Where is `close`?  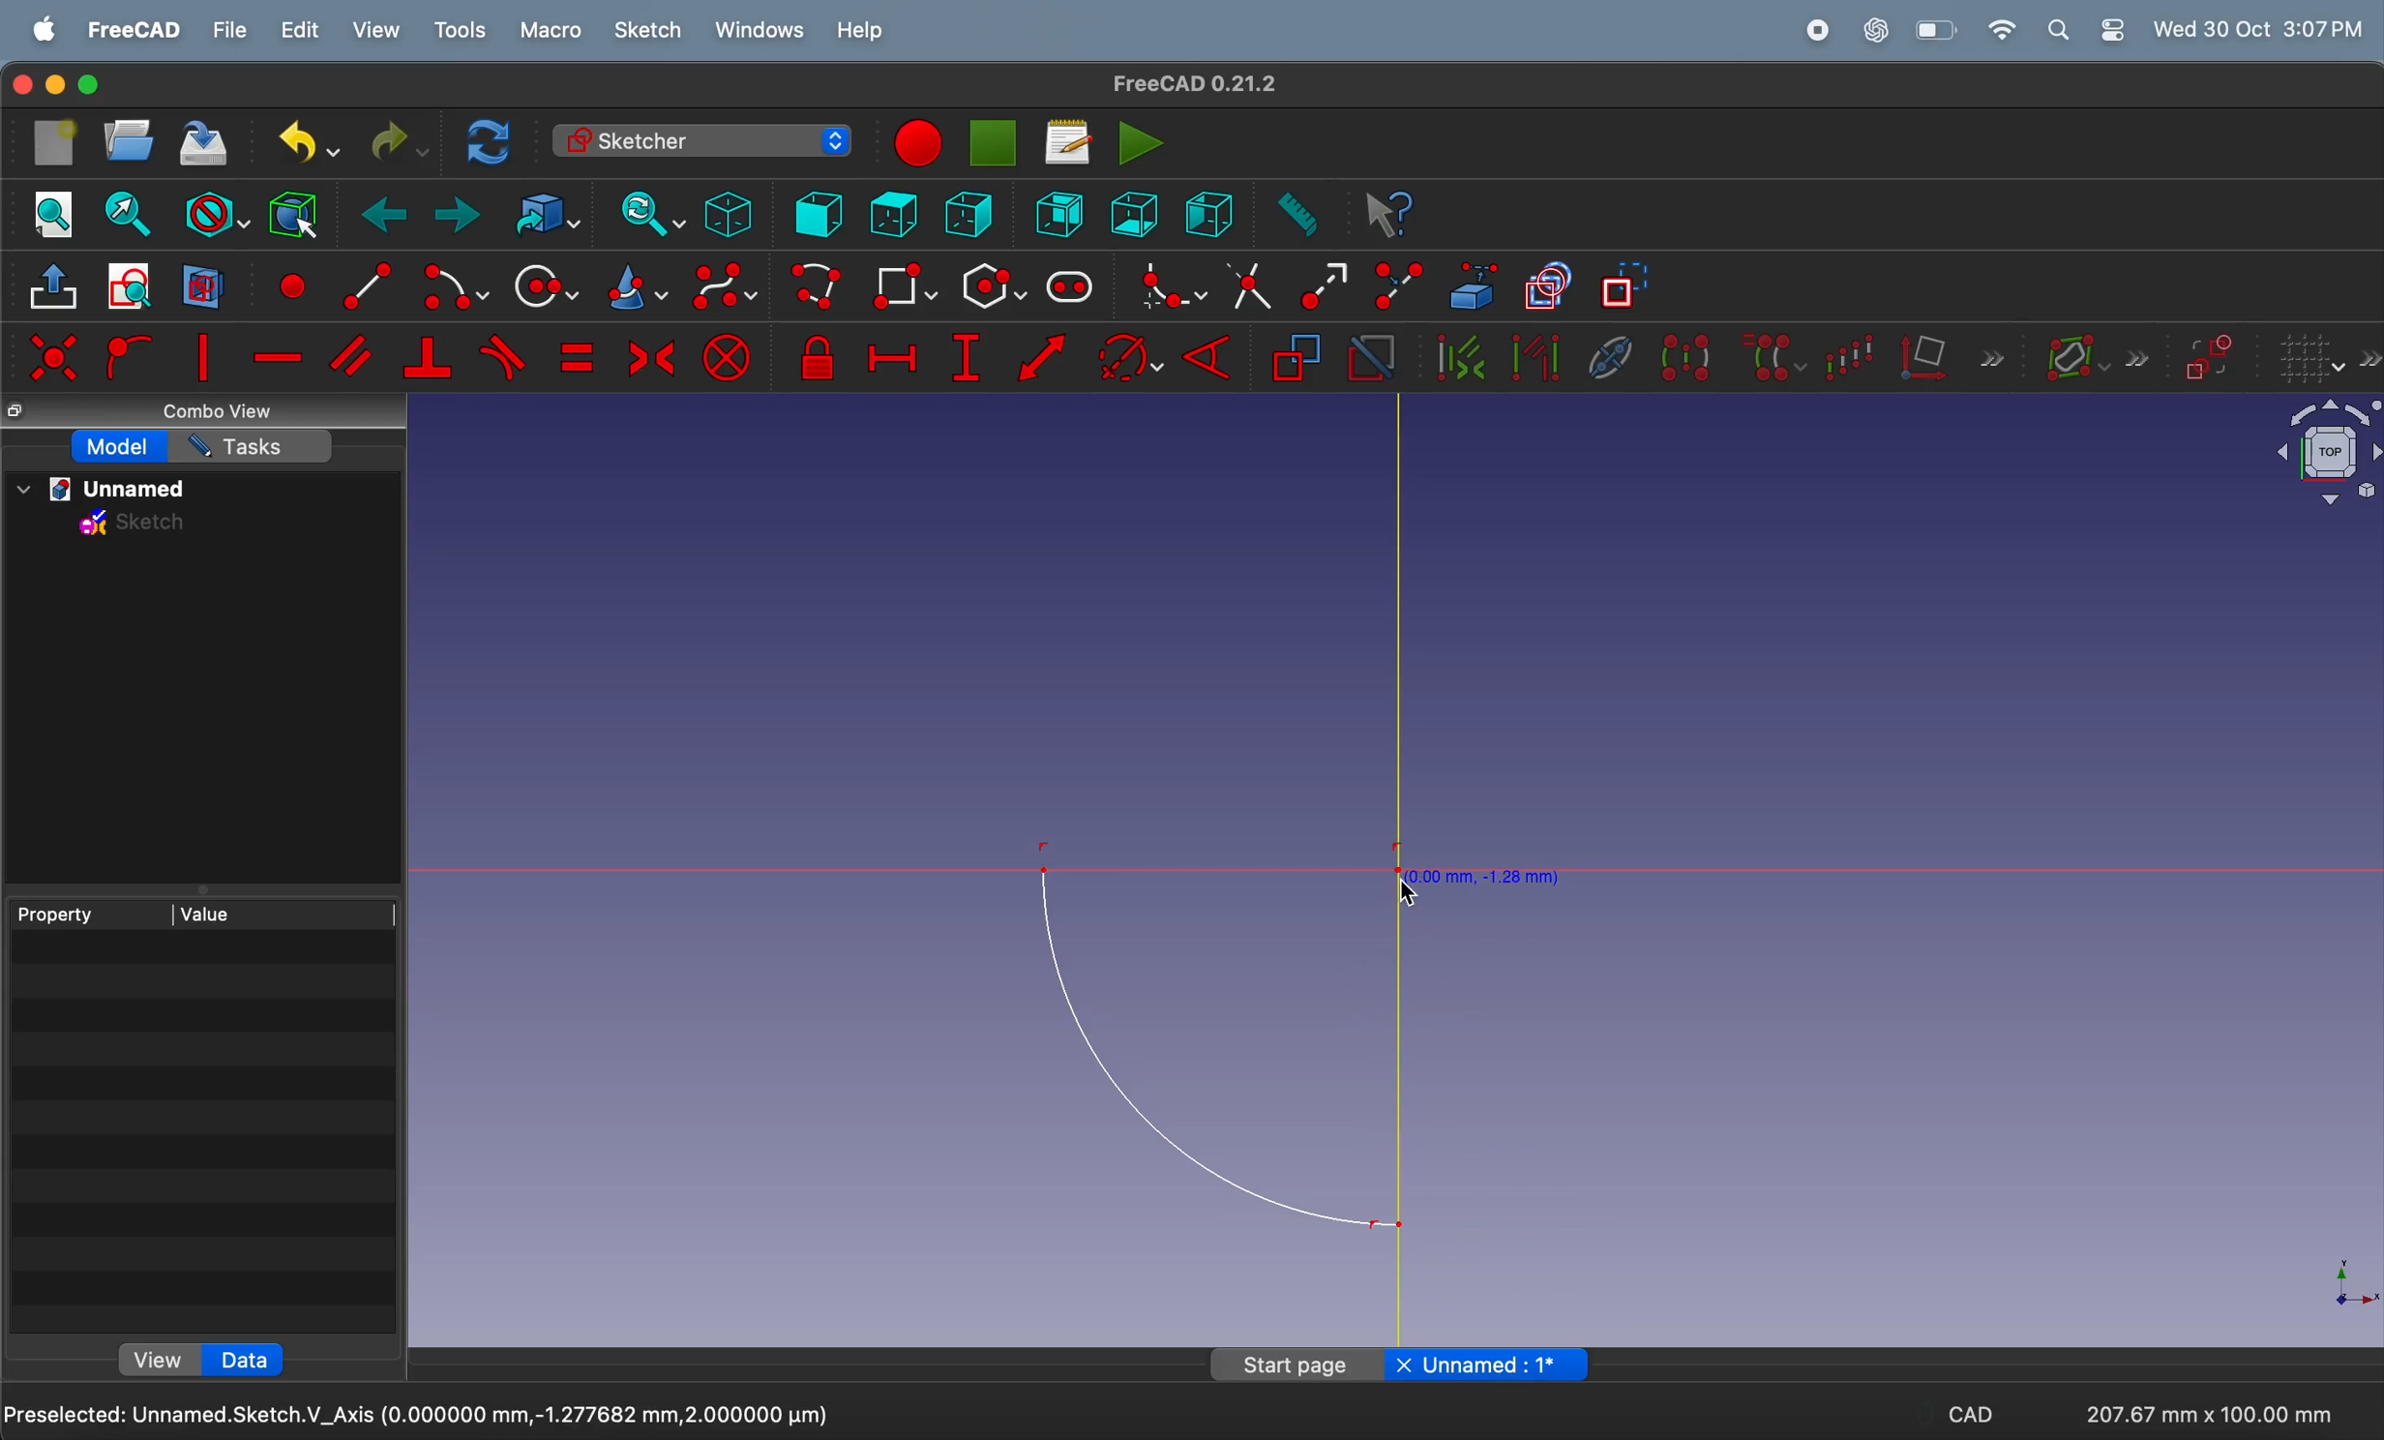 close is located at coordinates (1403, 1365).